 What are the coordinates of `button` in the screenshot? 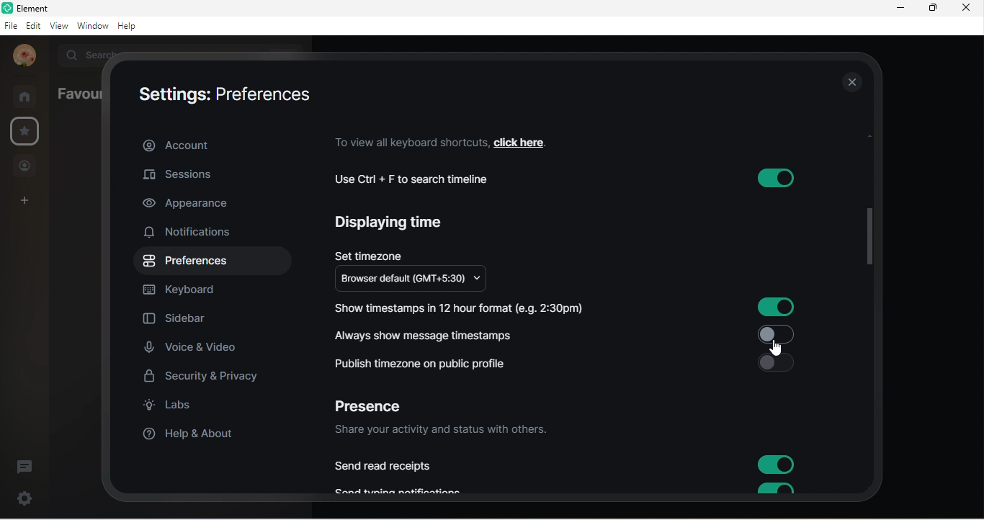 It's located at (773, 178).